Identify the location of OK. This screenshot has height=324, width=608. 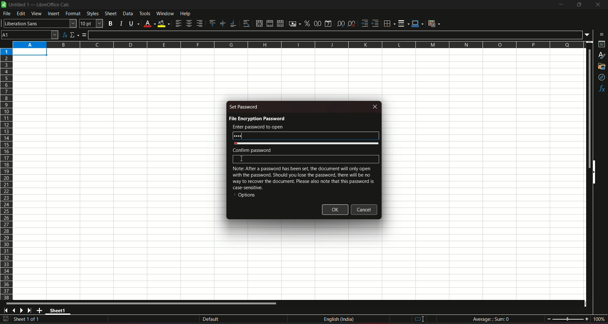
(335, 209).